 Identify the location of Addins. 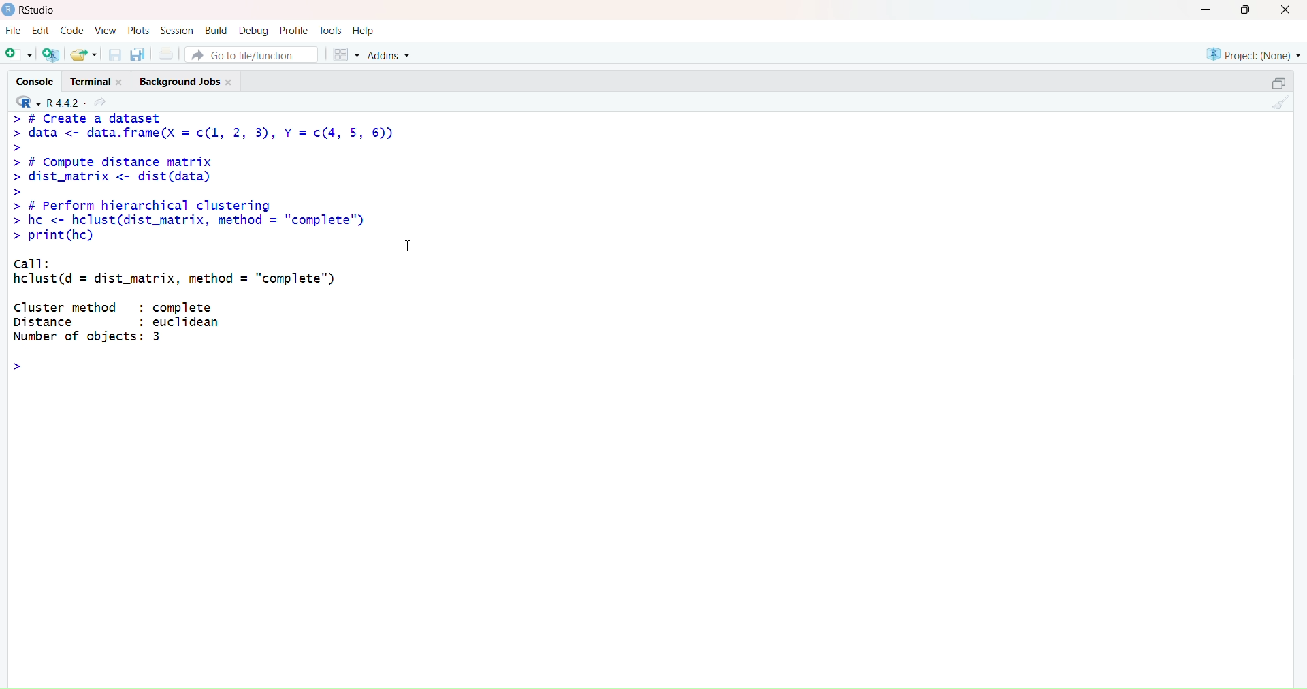
(399, 53).